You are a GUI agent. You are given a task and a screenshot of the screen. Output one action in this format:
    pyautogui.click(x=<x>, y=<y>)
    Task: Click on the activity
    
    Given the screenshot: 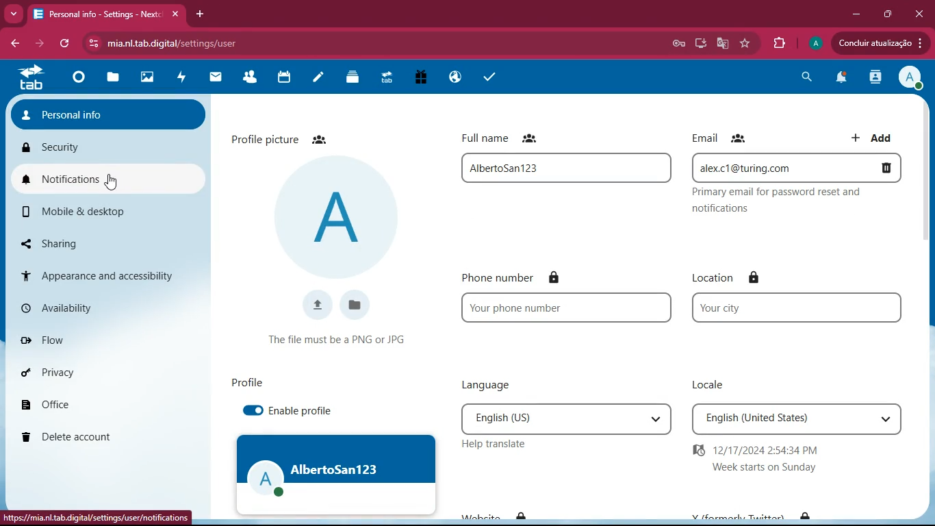 What is the action you would take?
    pyautogui.click(x=179, y=77)
    